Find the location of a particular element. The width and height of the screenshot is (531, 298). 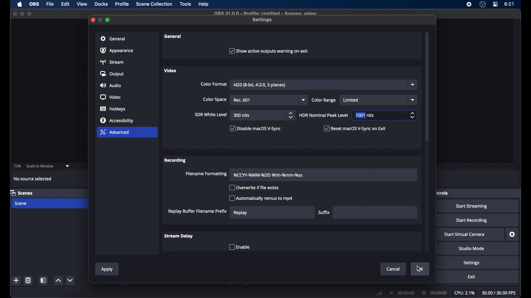

edit is located at coordinates (66, 4).